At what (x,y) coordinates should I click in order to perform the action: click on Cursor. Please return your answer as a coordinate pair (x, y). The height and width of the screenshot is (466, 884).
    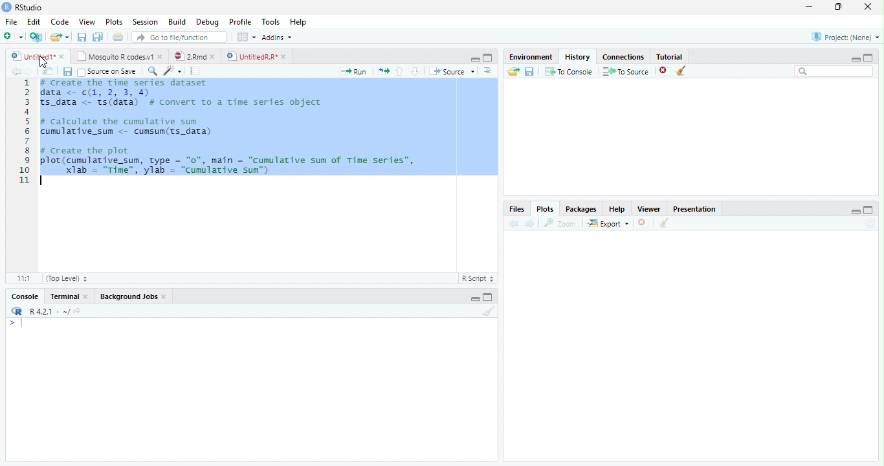
    Looking at the image, I should click on (44, 63).